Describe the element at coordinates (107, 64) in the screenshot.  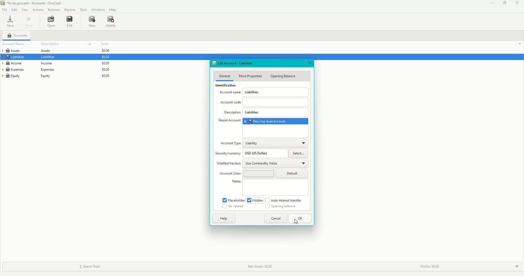
I see `$0` at that location.